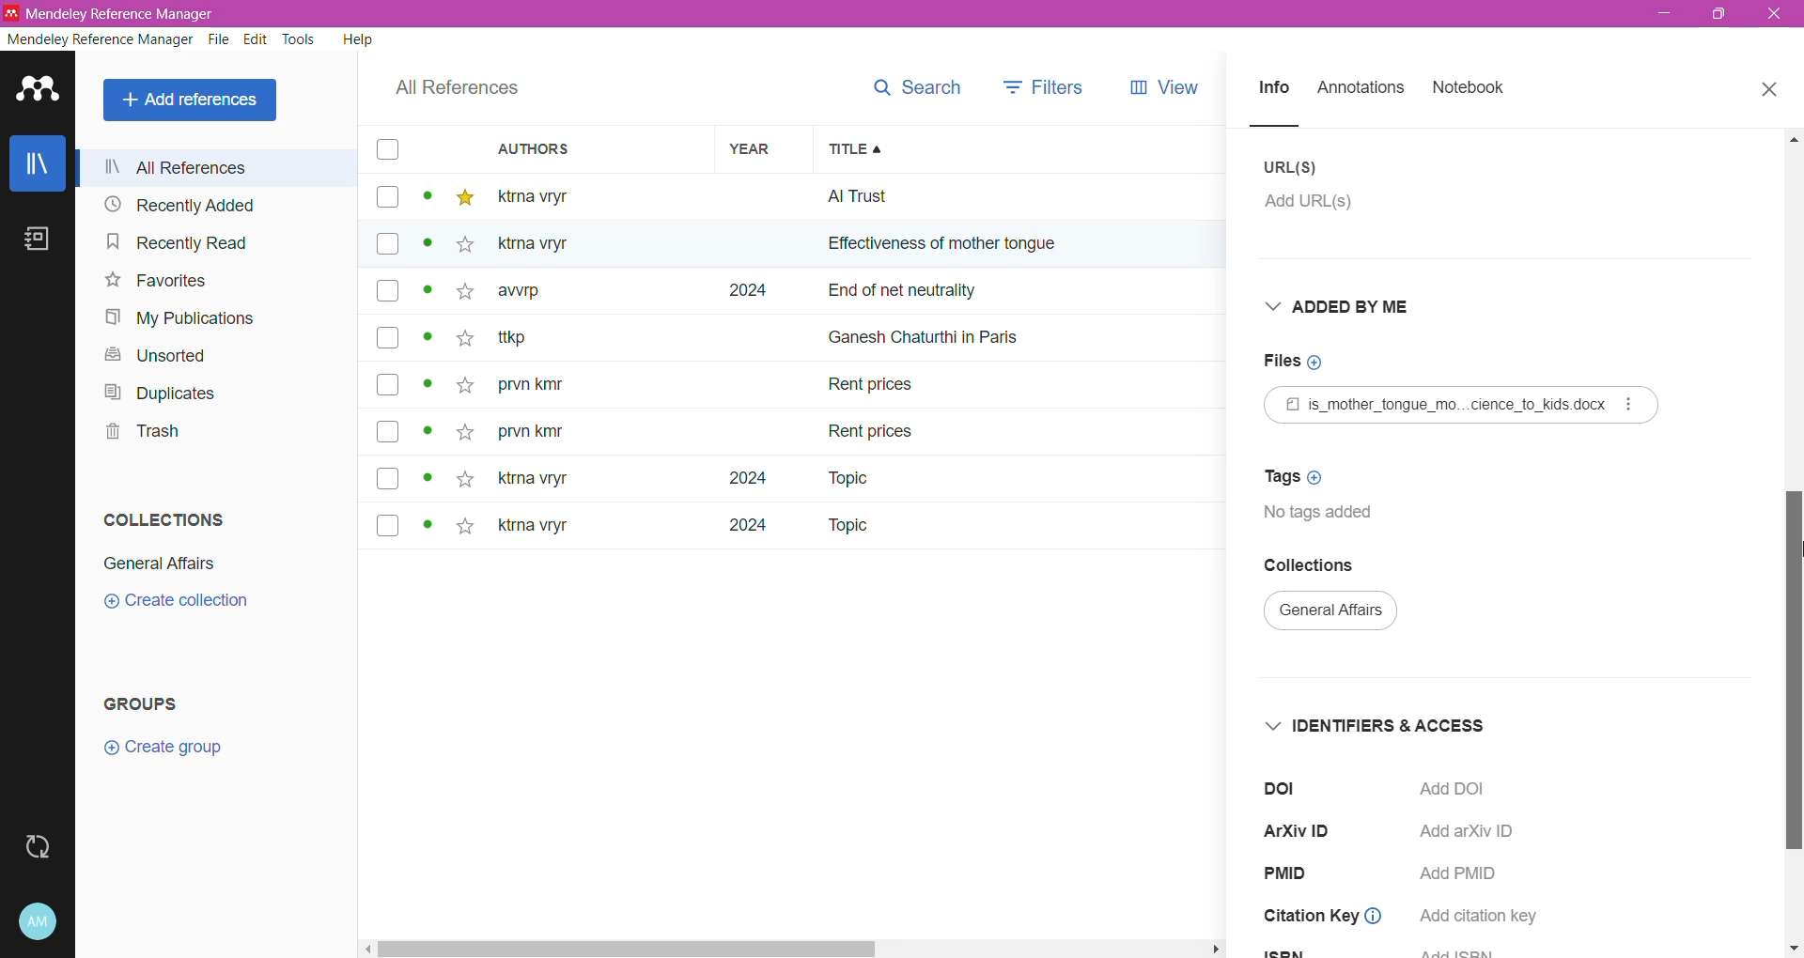  I want to click on ganesh chaturthi in paris , so click(945, 330).